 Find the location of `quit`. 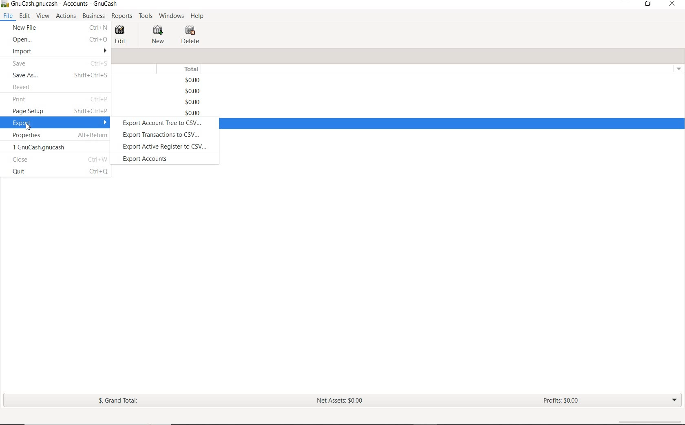

quit is located at coordinates (20, 171).